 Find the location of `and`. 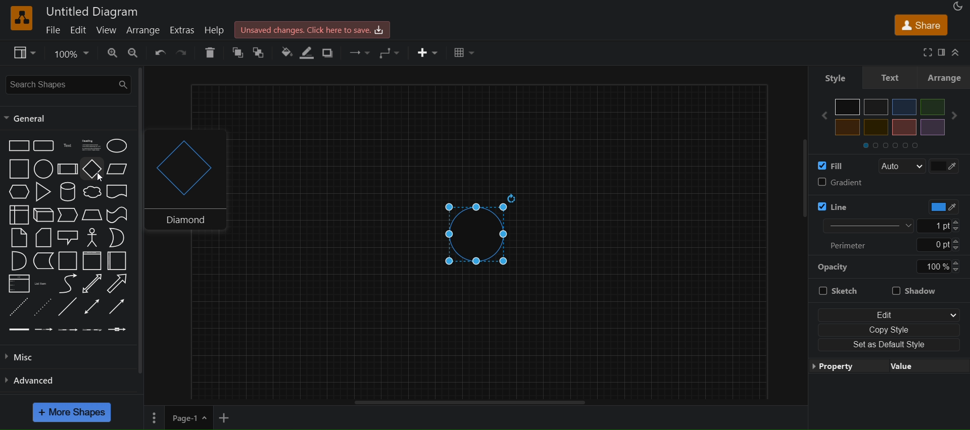

and is located at coordinates (18, 262).